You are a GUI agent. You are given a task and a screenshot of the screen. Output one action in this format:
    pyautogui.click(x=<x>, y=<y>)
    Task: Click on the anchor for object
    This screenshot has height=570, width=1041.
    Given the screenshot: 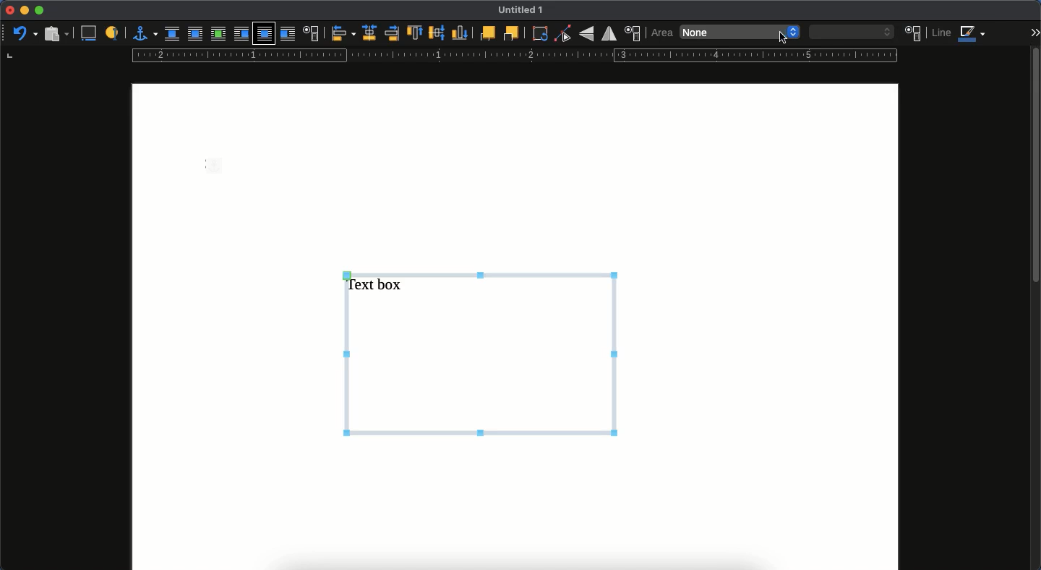 What is the action you would take?
    pyautogui.click(x=145, y=33)
    